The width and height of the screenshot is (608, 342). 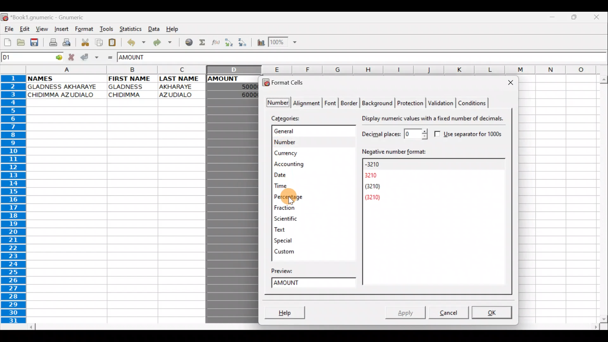 I want to click on Cursor on percentage, so click(x=319, y=197).